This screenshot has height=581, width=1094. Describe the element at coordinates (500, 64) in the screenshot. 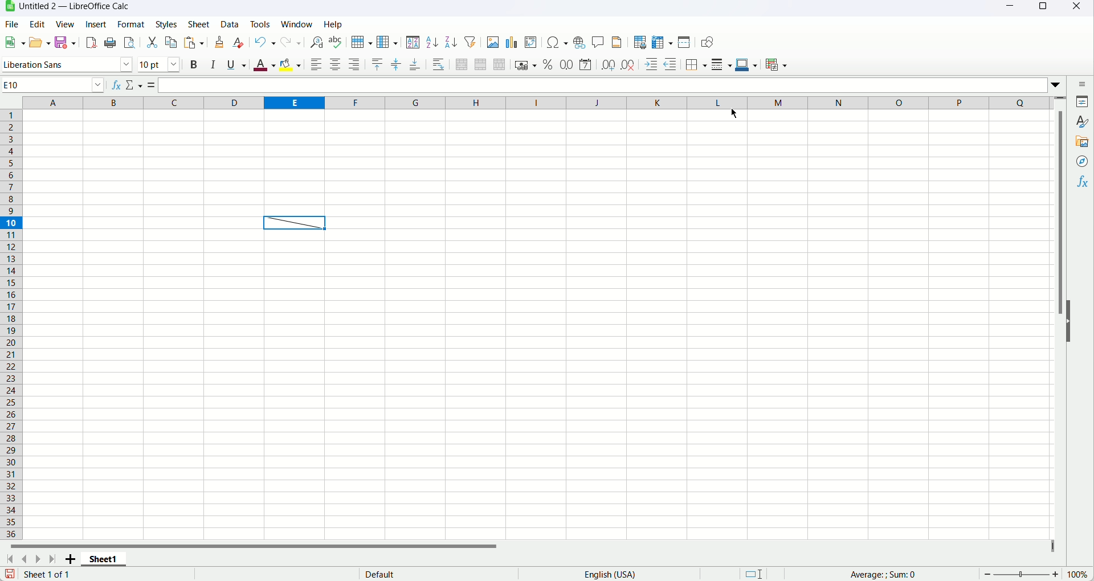

I see `Unmerge cells` at that location.